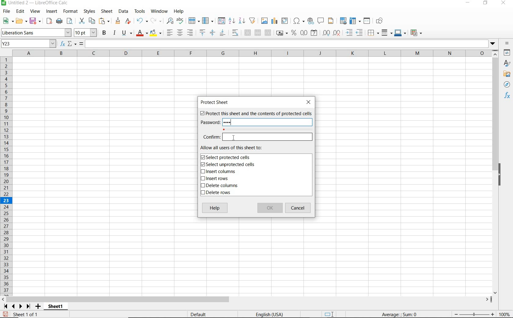 The width and height of the screenshot is (513, 318). What do you see at coordinates (299, 208) in the screenshot?
I see `CANCEL` at bounding box center [299, 208].